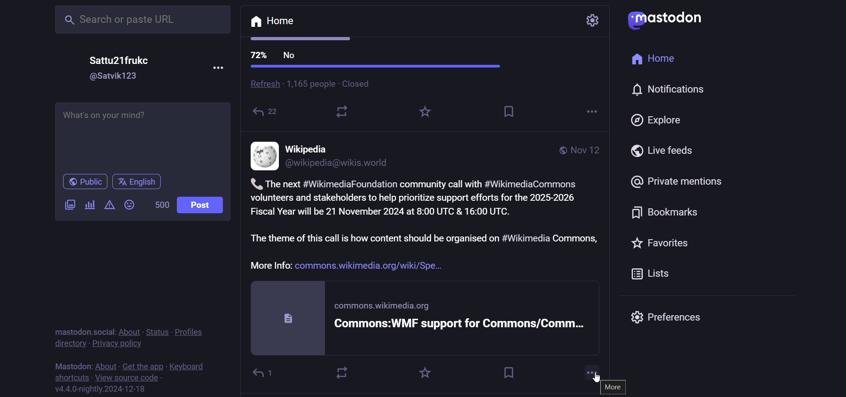  Describe the element at coordinates (599, 379) in the screenshot. I see `` at that location.